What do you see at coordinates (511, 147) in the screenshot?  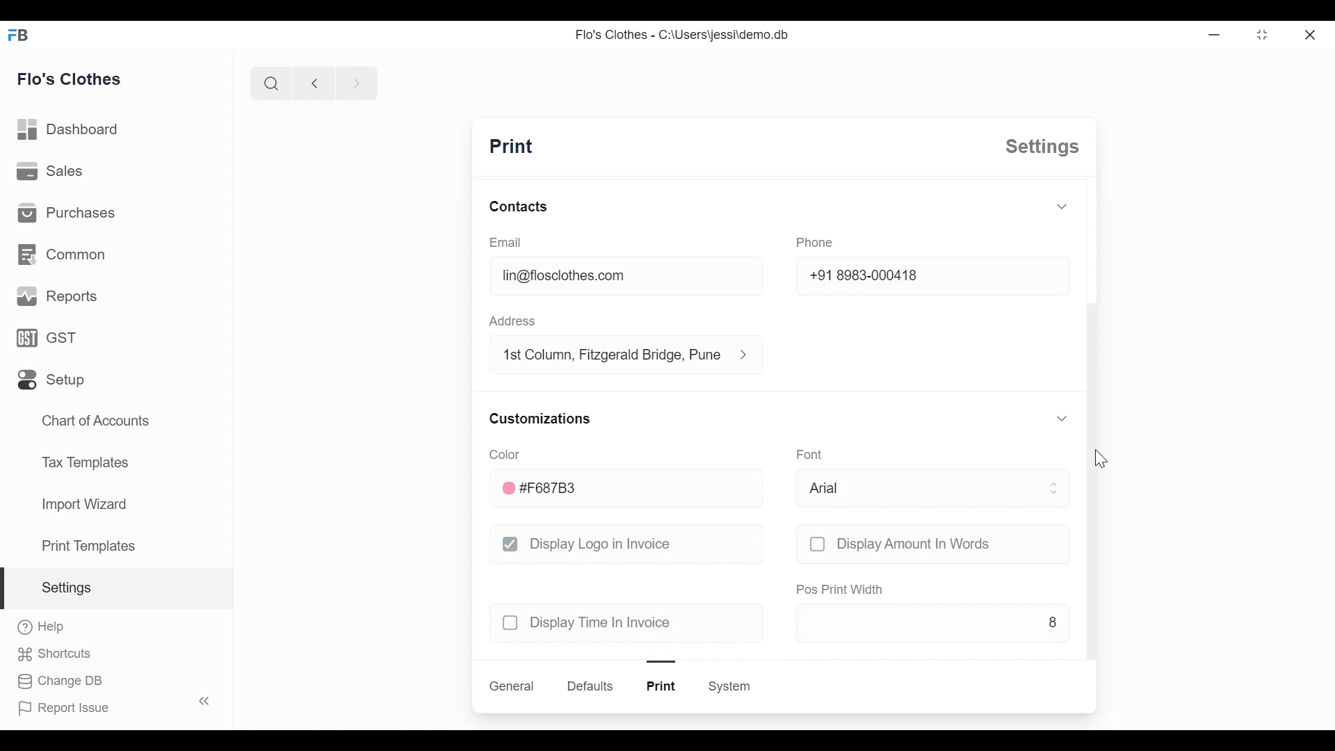 I see `print` at bounding box center [511, 147].